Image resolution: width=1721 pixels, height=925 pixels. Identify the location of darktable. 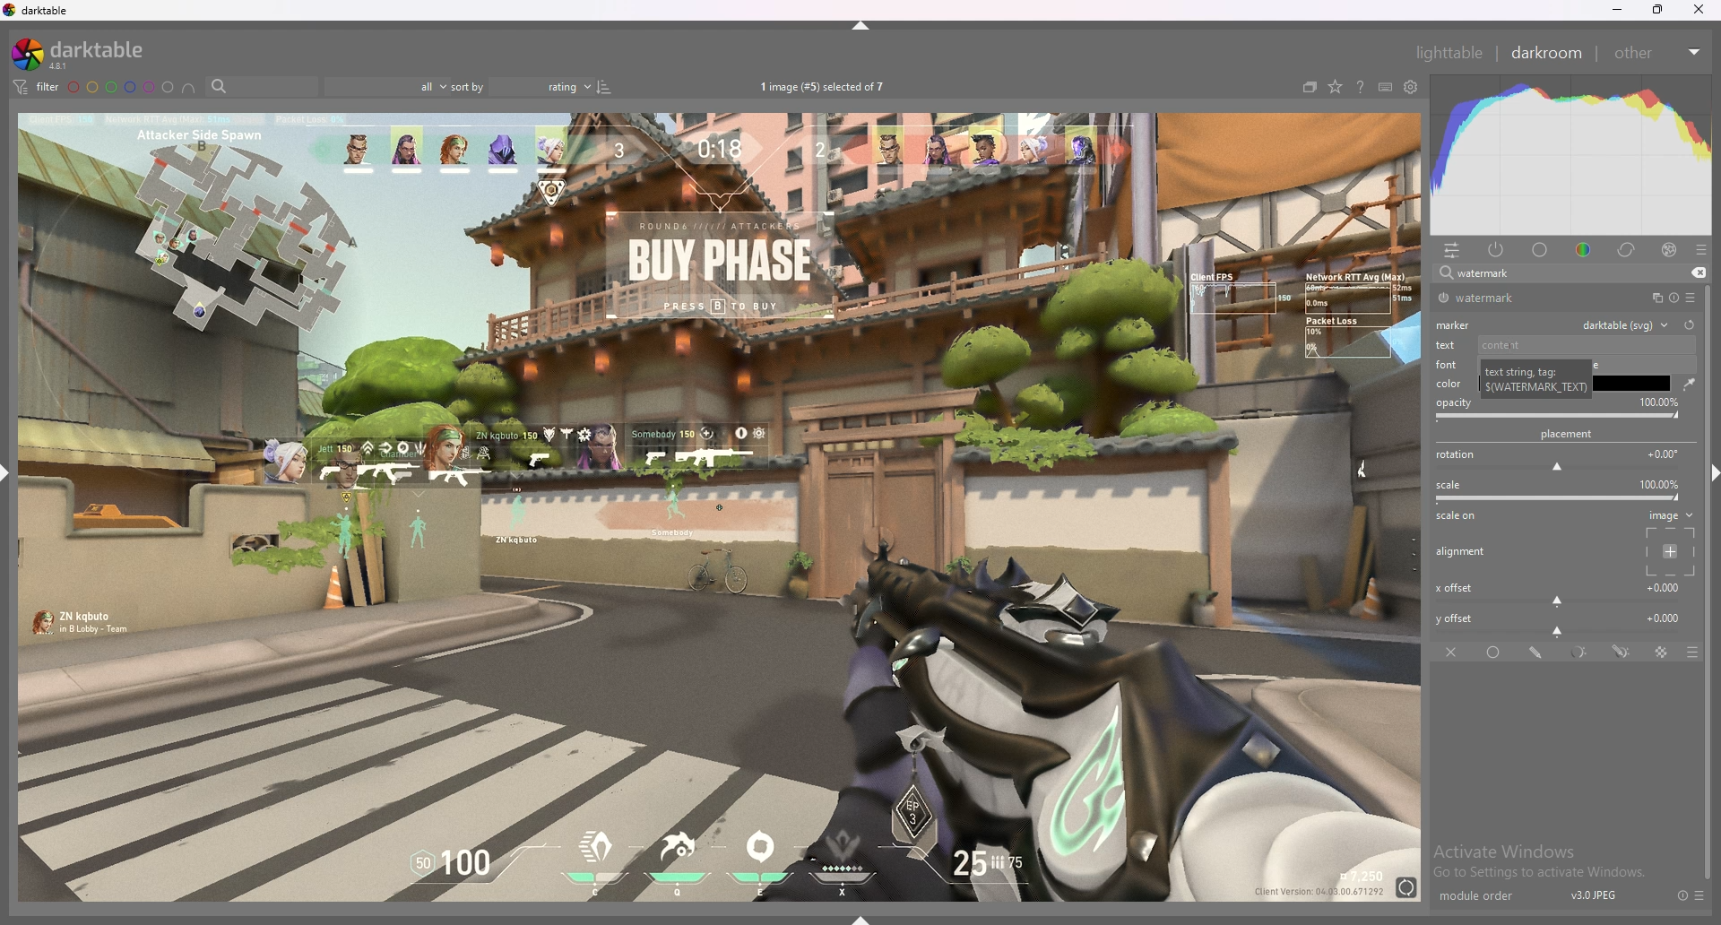
(85, 54).